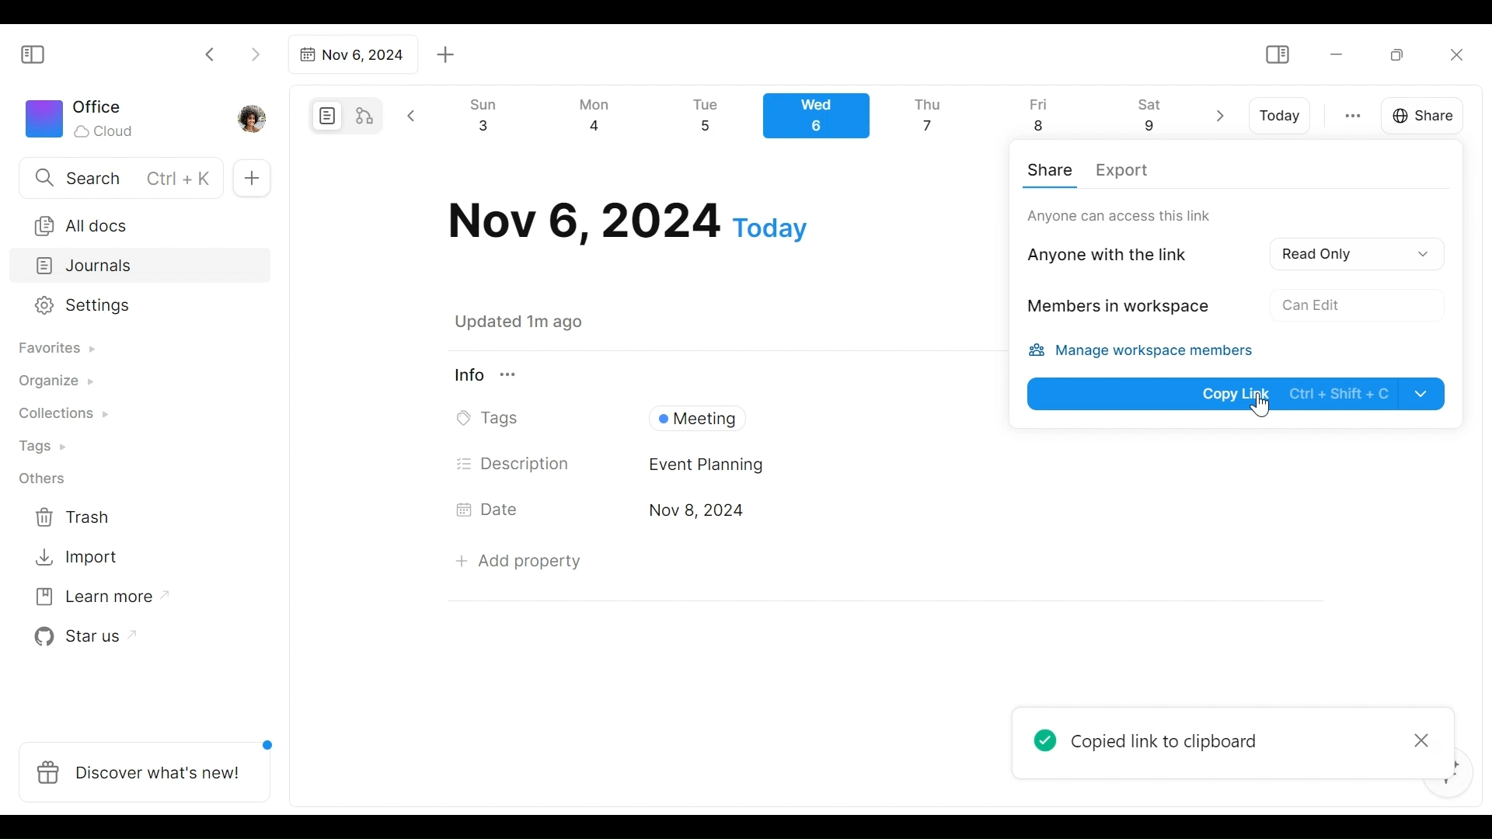 The height and width of the screenshot is (839, 1492). Describe the element at coordinates (211, 53) in the screenshot. I see `Click to go back` at that location.